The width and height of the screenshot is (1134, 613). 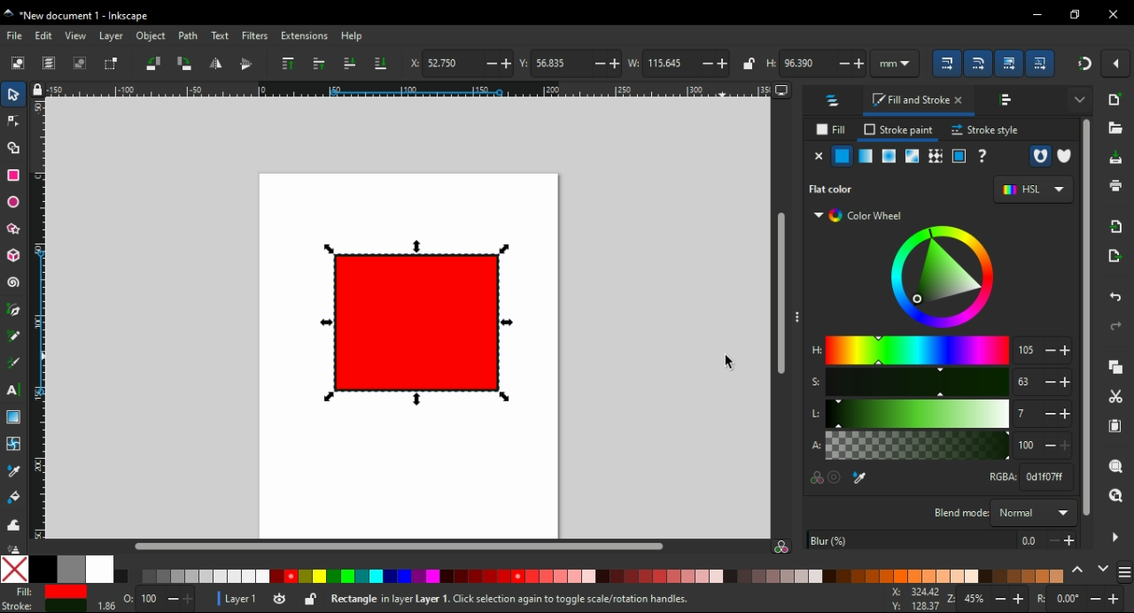 What do you see at coordinates (14, 547) in the screenshot?
I see `paint spray` at bounding box center [14, 547].